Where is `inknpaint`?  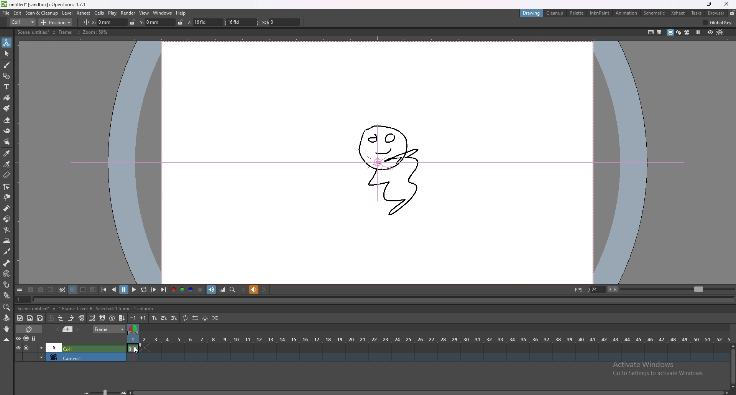 inknpaint is located at coordinates (600, 13).